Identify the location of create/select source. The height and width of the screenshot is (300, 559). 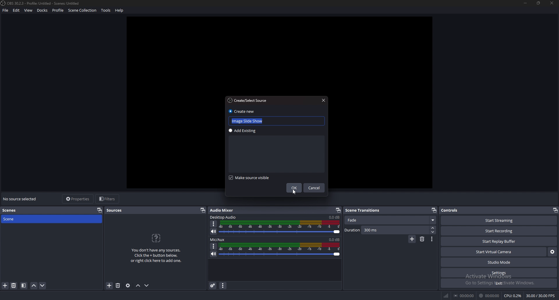
(248, 100).